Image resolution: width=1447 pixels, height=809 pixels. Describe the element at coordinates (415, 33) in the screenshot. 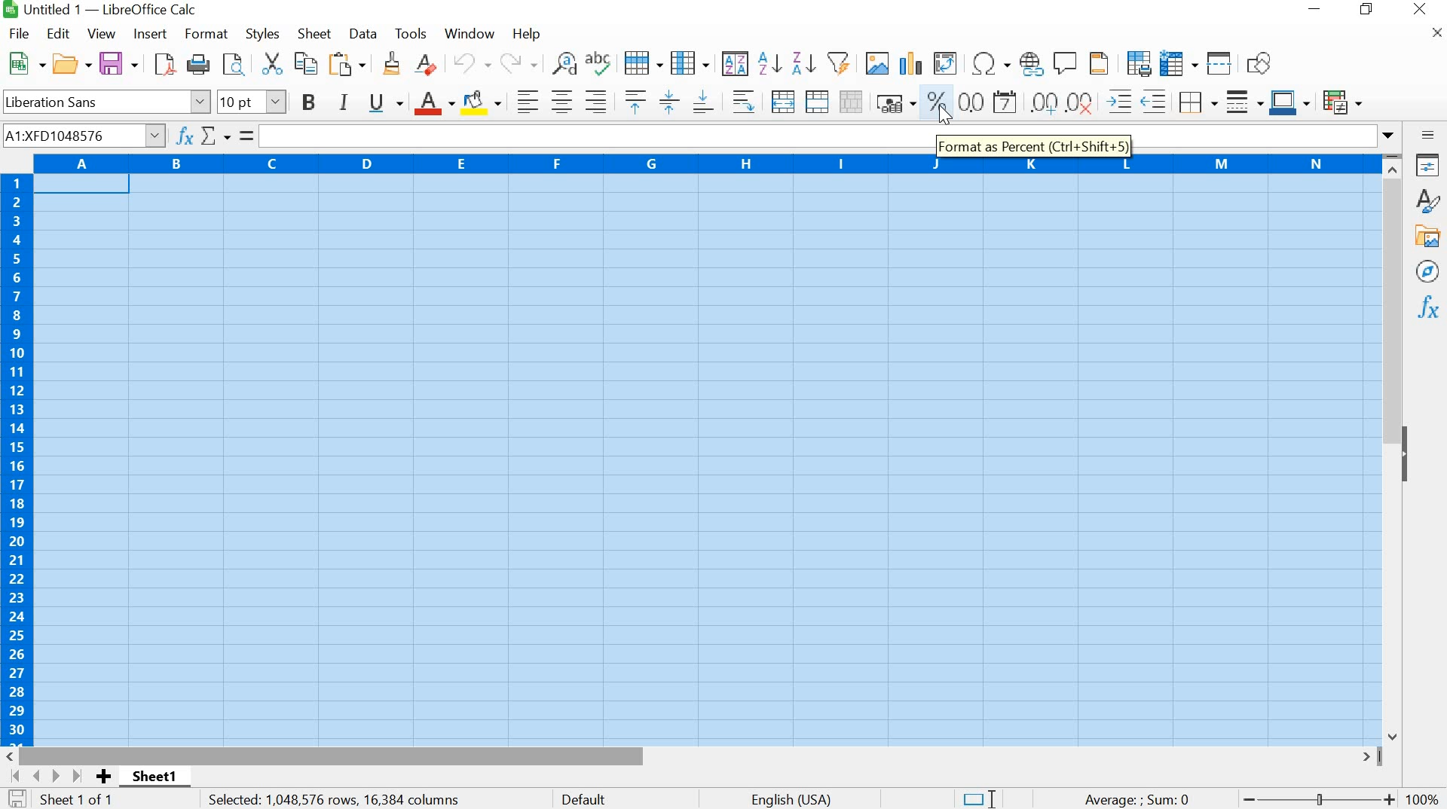

I see `TOOLS` at that location.